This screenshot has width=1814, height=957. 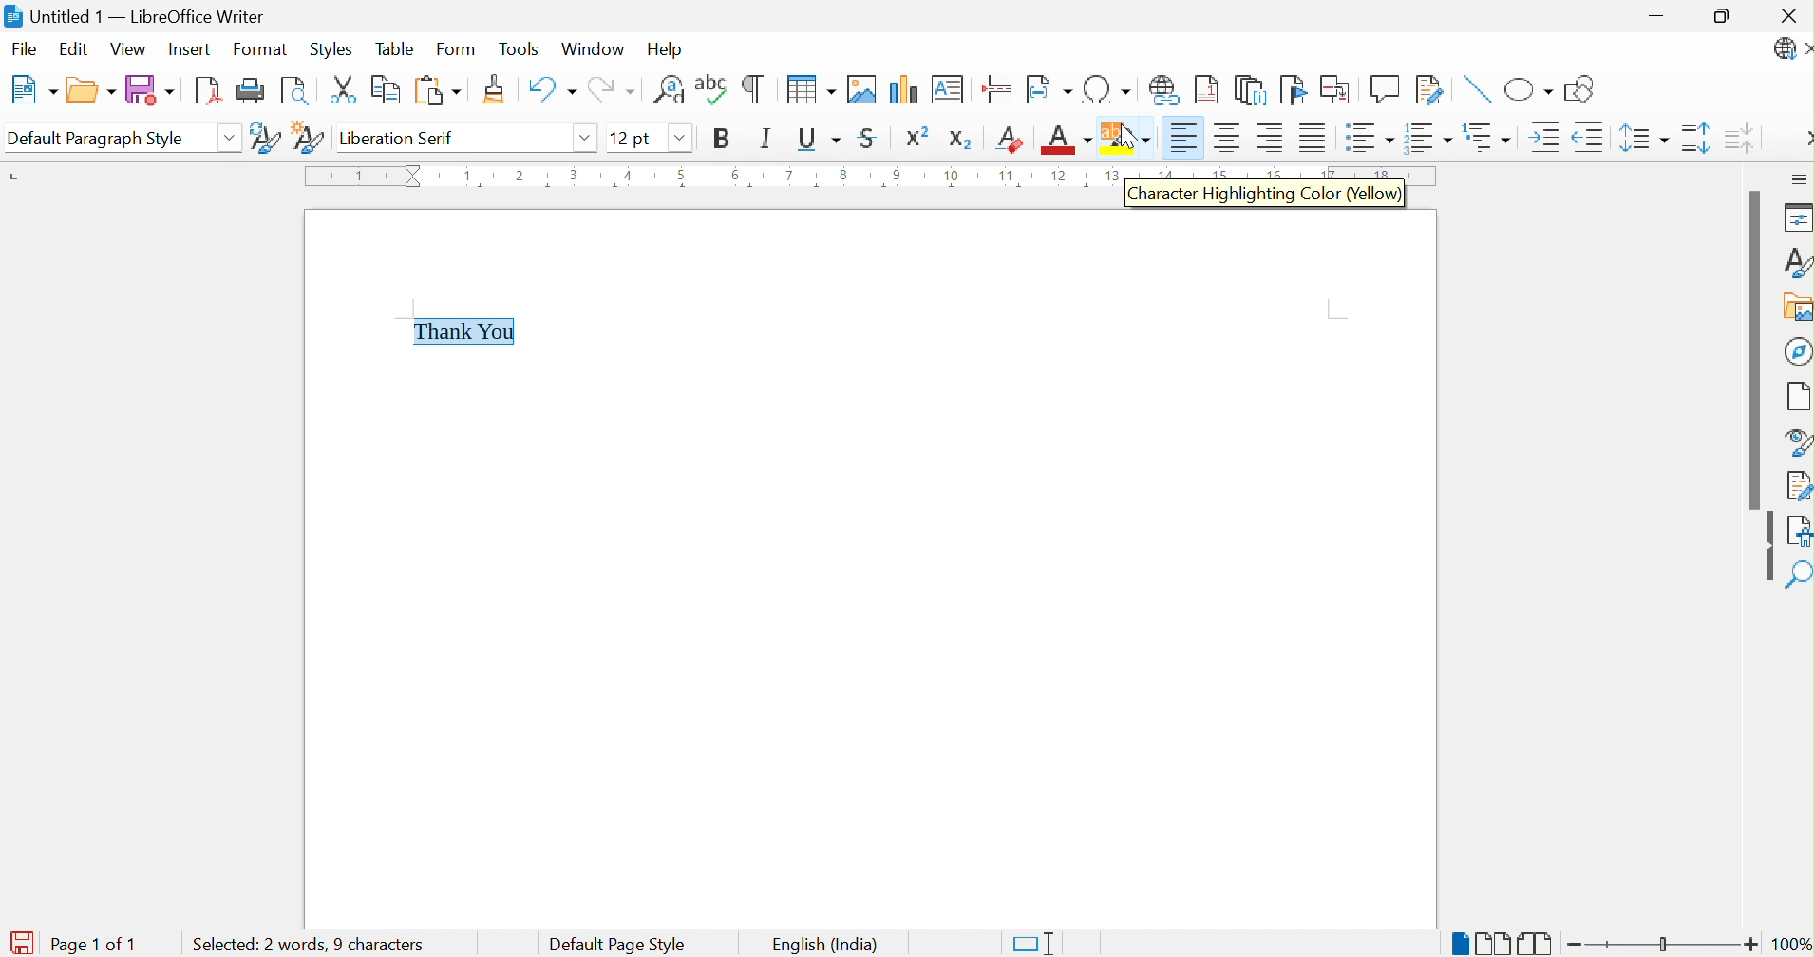 I want to click on Copy, so click(x=383, y=89).